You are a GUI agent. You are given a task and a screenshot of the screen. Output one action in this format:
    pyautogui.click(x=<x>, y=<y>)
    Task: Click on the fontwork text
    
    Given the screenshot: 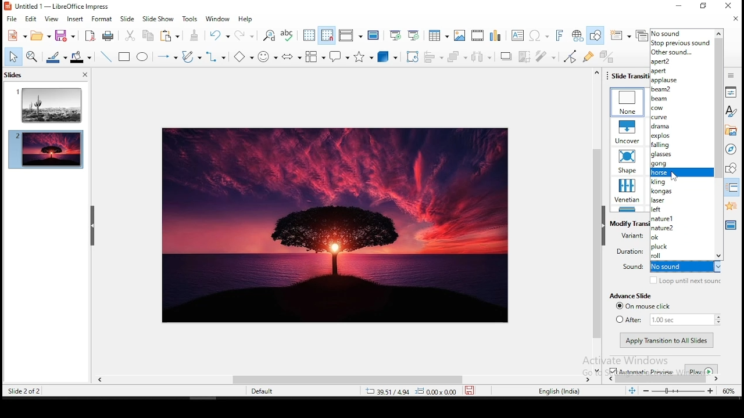 What is the action you would take?
    pyautogui.click(x=559, y=36)
    